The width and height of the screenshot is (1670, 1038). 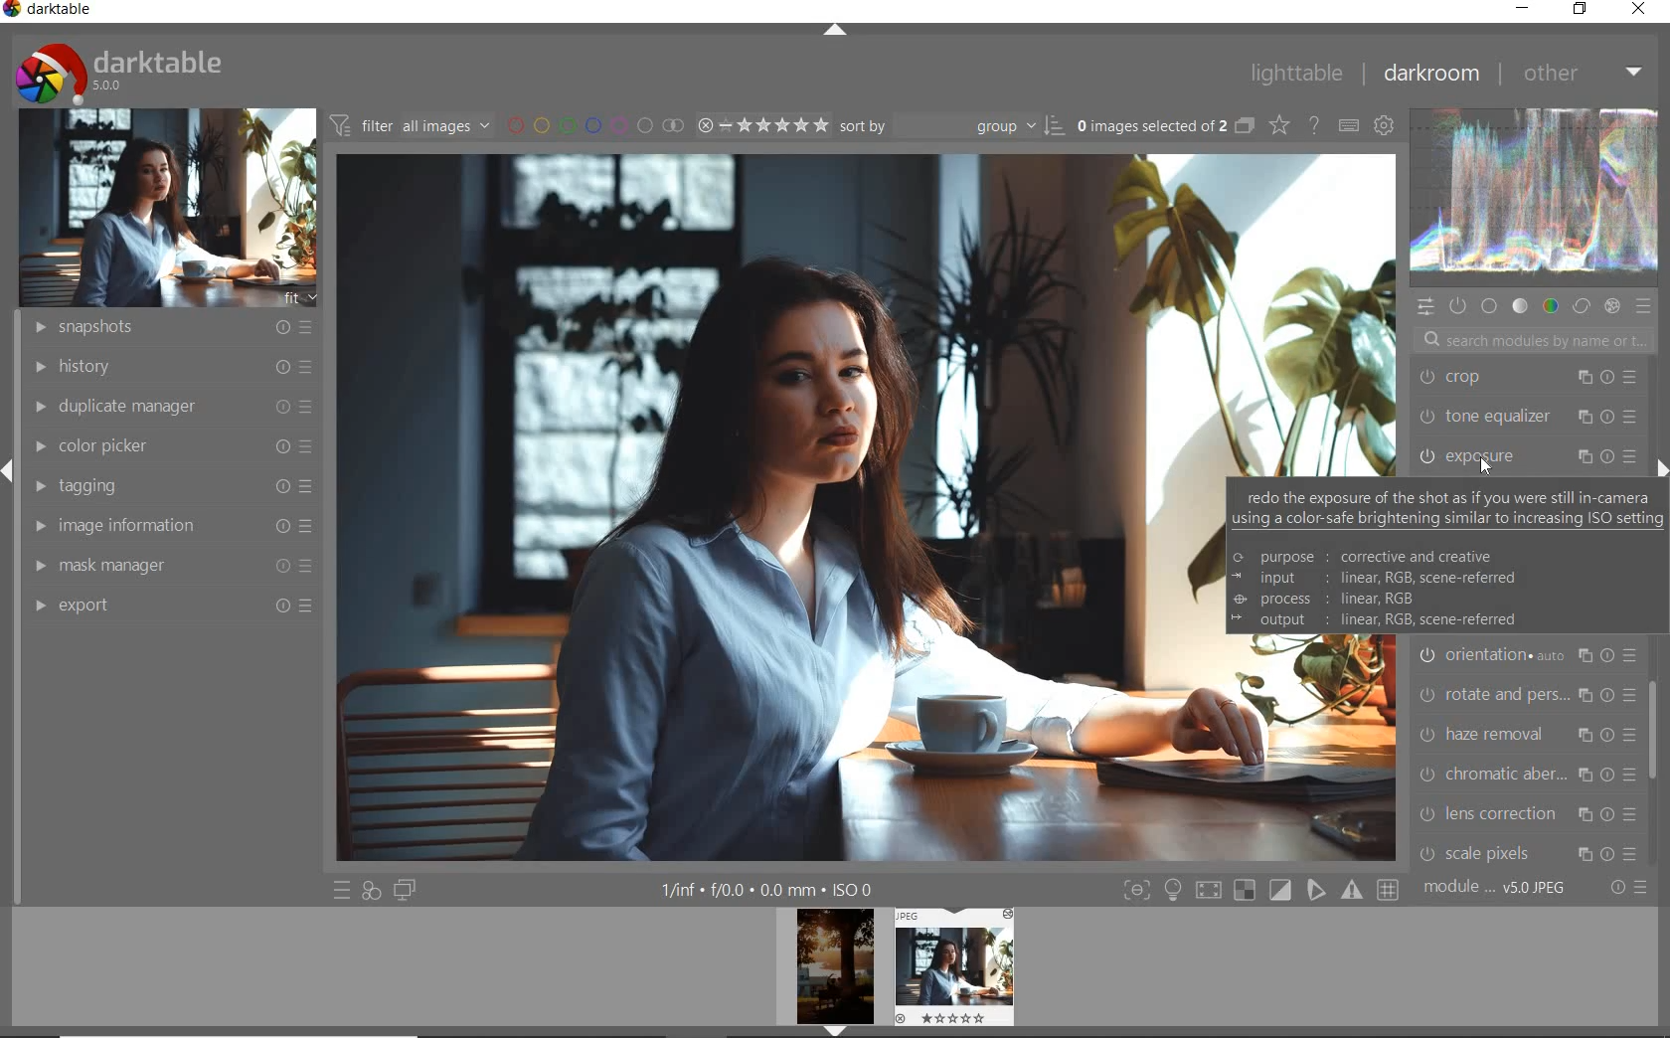 I want to click on SCALE PIXELS, so click(x=1537, y=851).